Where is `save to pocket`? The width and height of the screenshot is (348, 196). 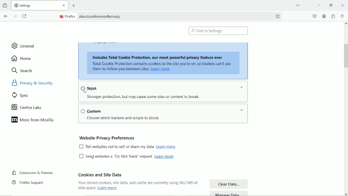 save to pocket is located at coordinates (315, 16).